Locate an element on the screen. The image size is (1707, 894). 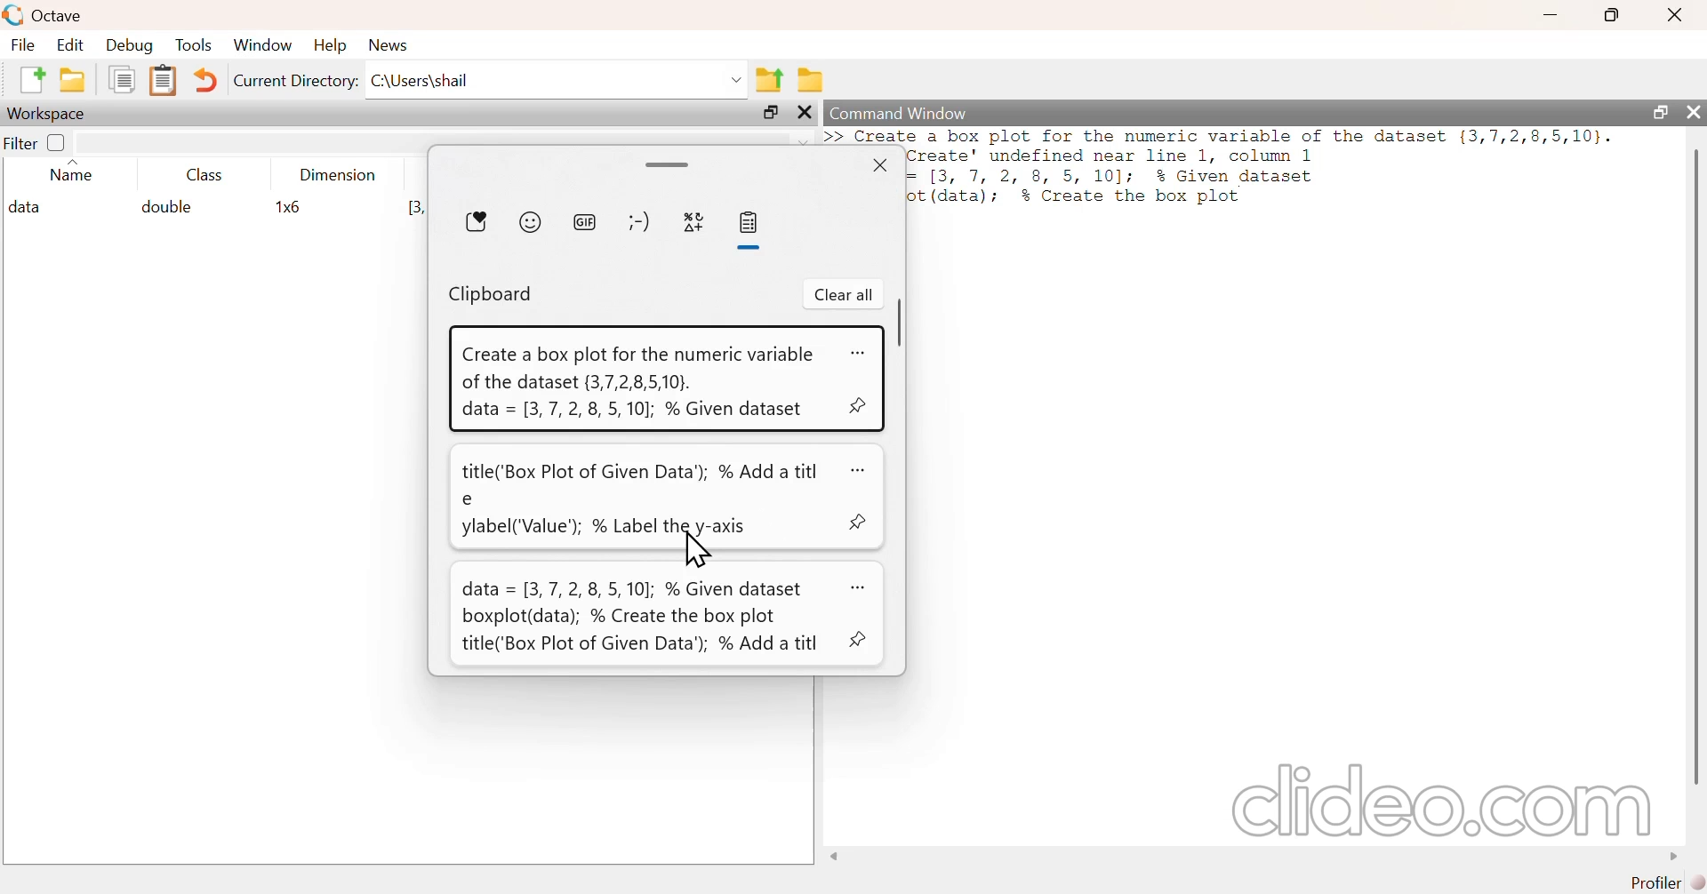
tools is located at coordinates (189, 45).